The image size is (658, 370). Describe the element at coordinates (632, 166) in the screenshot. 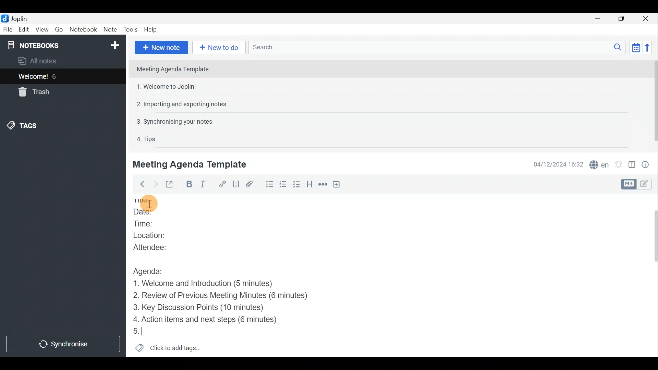

I see `Toggle editor layout` at that location.